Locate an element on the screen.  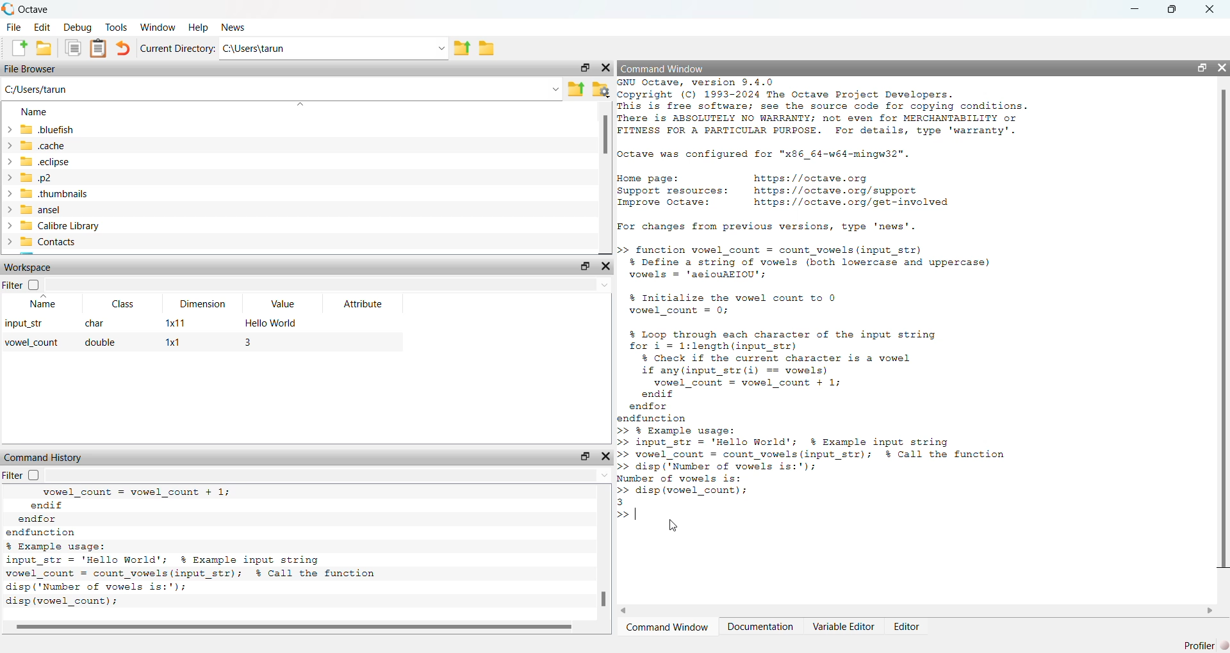
Undock Widget is located at coordinates (586, 266).